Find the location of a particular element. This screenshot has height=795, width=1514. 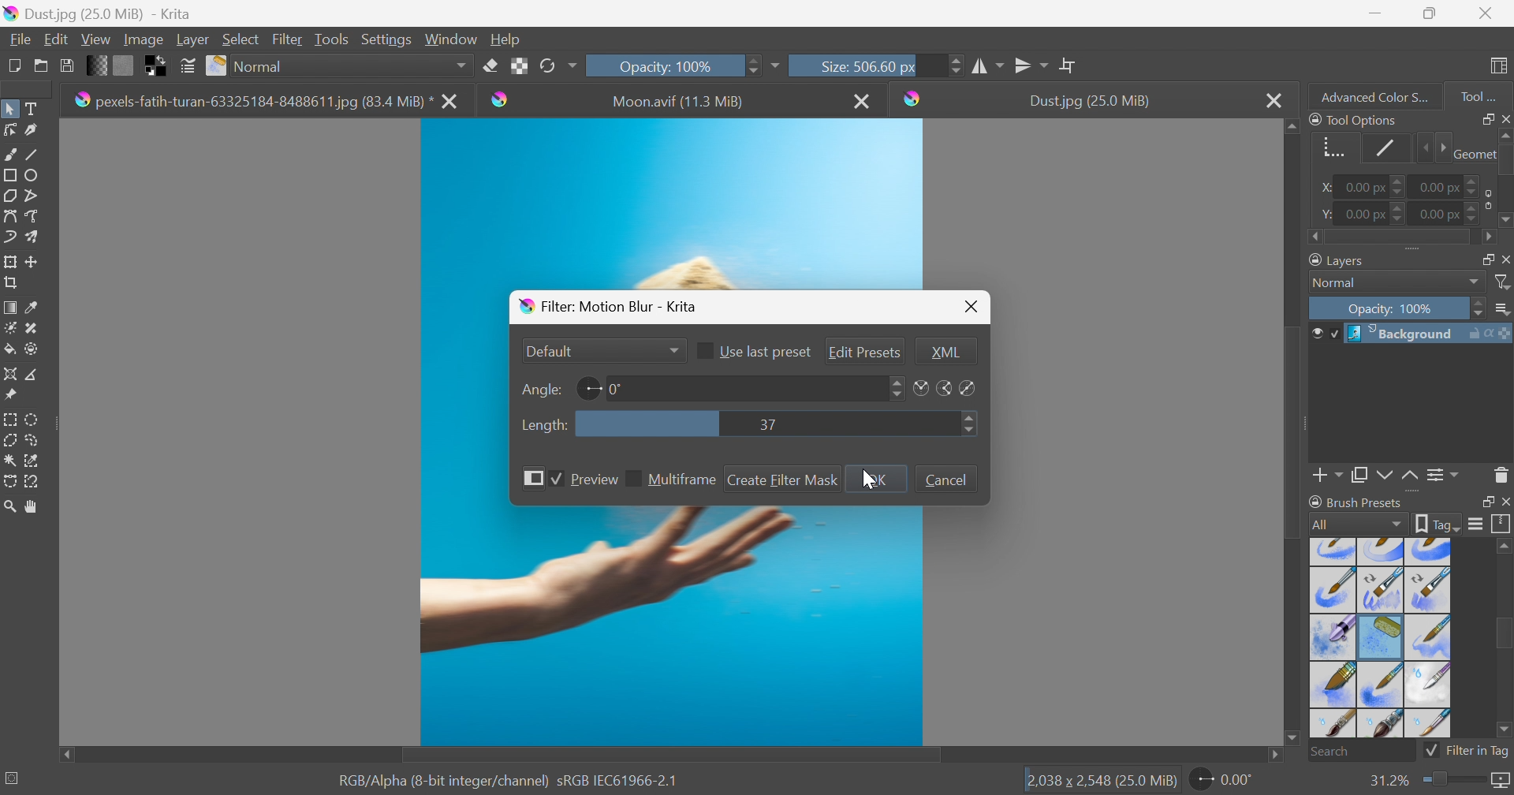

Slider is located at coordinates (1432, 148).